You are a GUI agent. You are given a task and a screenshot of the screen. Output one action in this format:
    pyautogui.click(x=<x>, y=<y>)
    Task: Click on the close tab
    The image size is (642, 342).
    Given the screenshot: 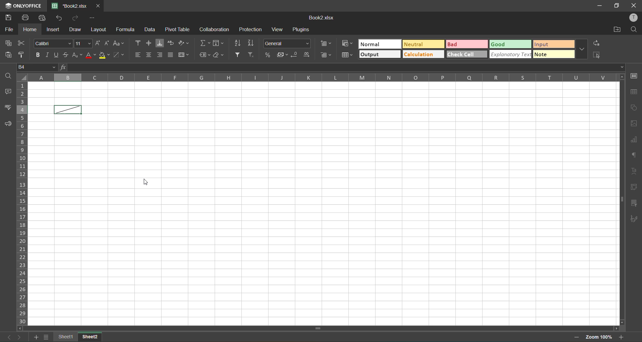 What is the action you would take?
    pyautogui.click(x=98, y=6)
    